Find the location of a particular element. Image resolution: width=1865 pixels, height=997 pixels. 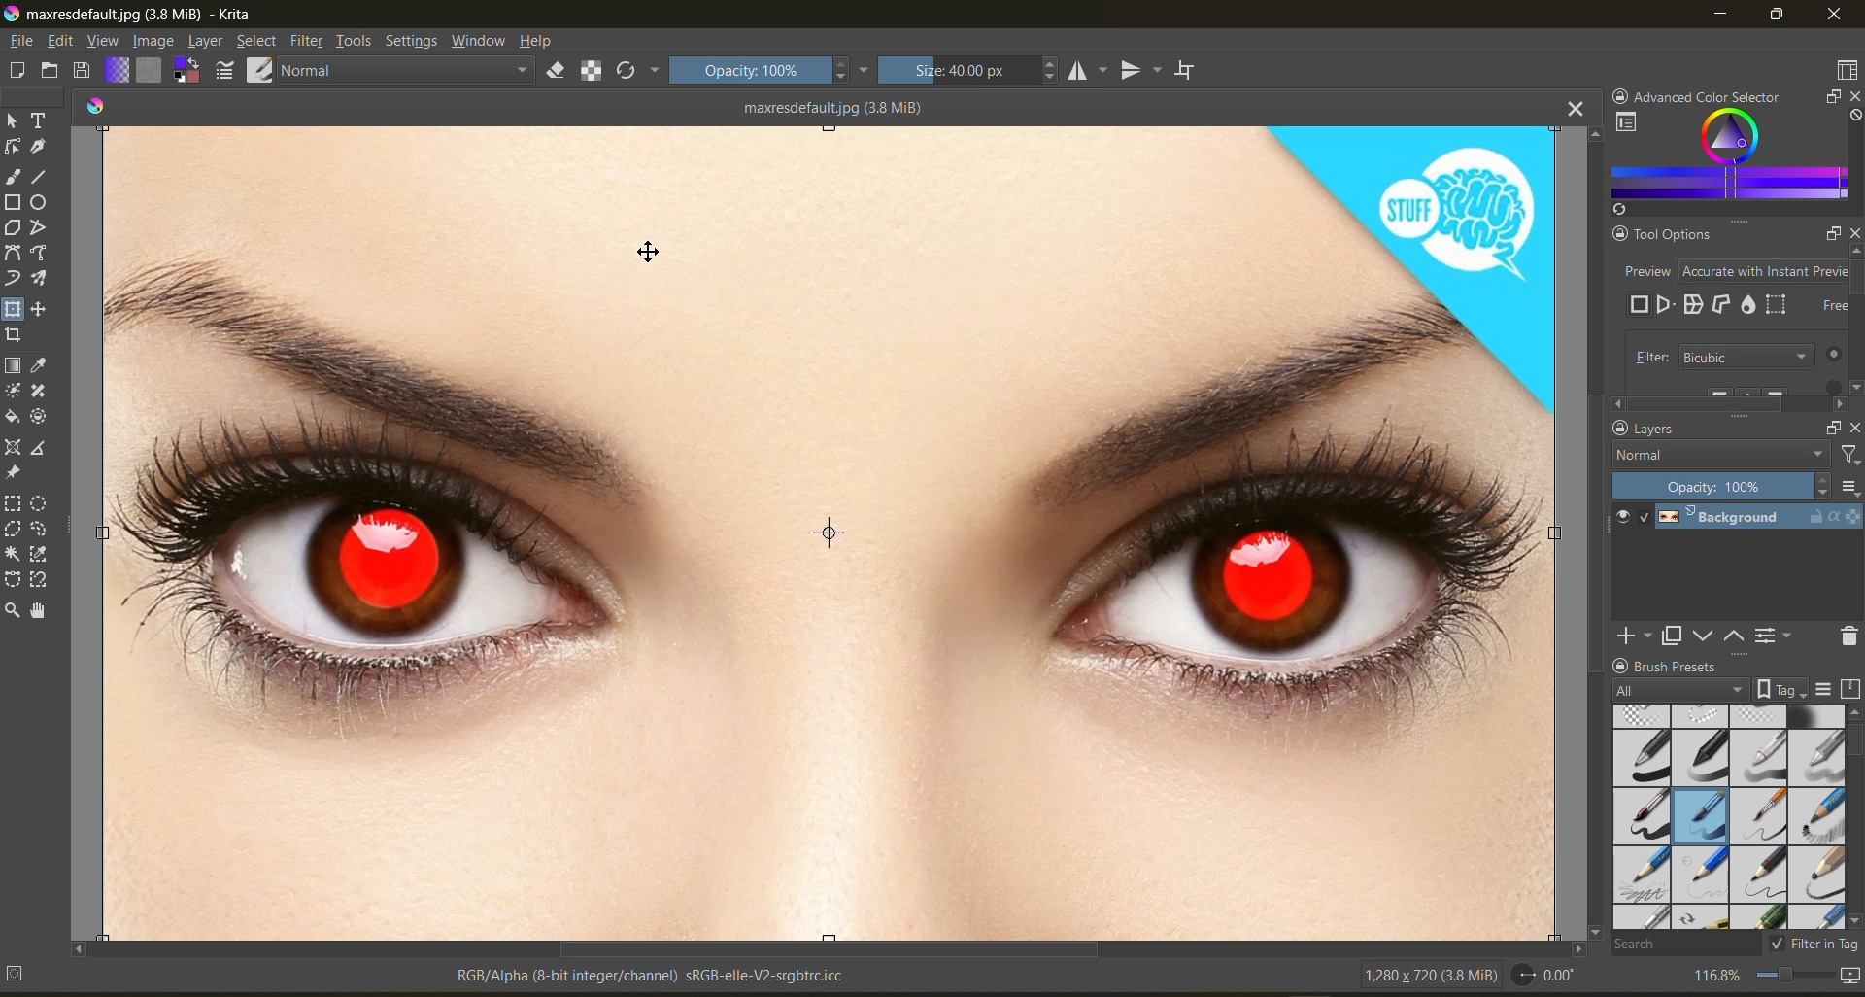

tools is located at coordinates (354, 42).